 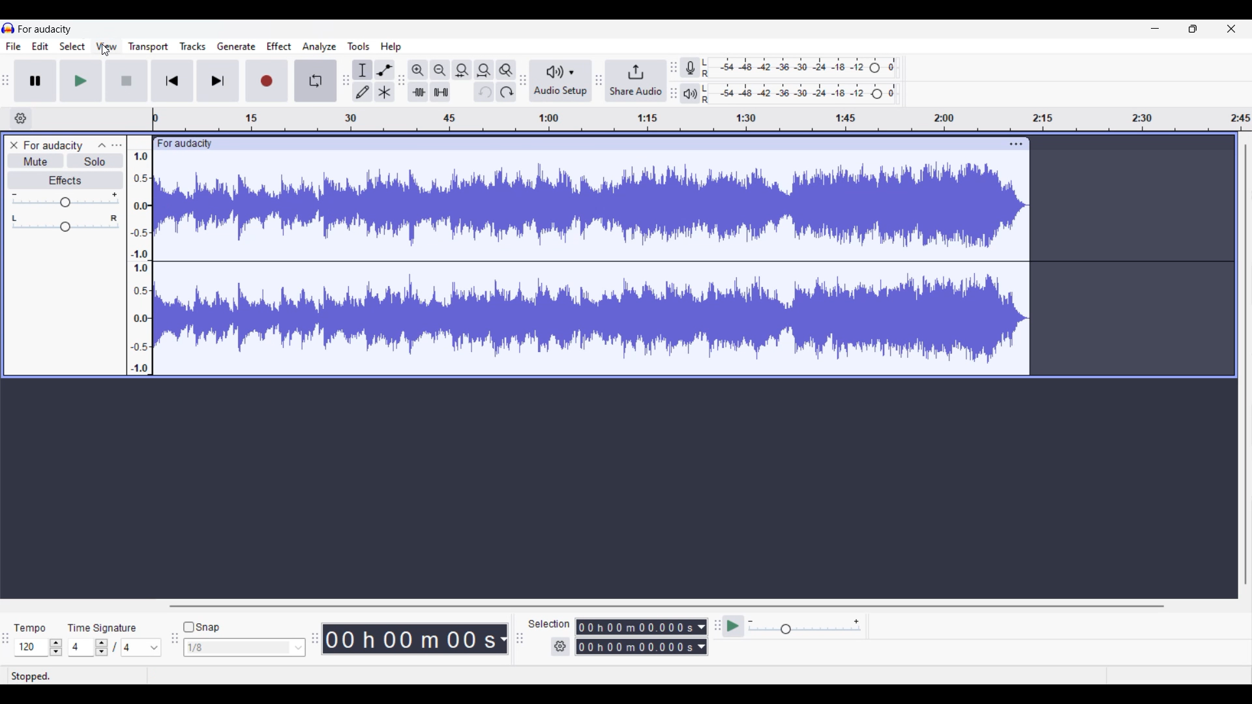 What do you see at coordinates (237, 46) in the screenshot?
I see `Generate` at bounding box center [237, 46].